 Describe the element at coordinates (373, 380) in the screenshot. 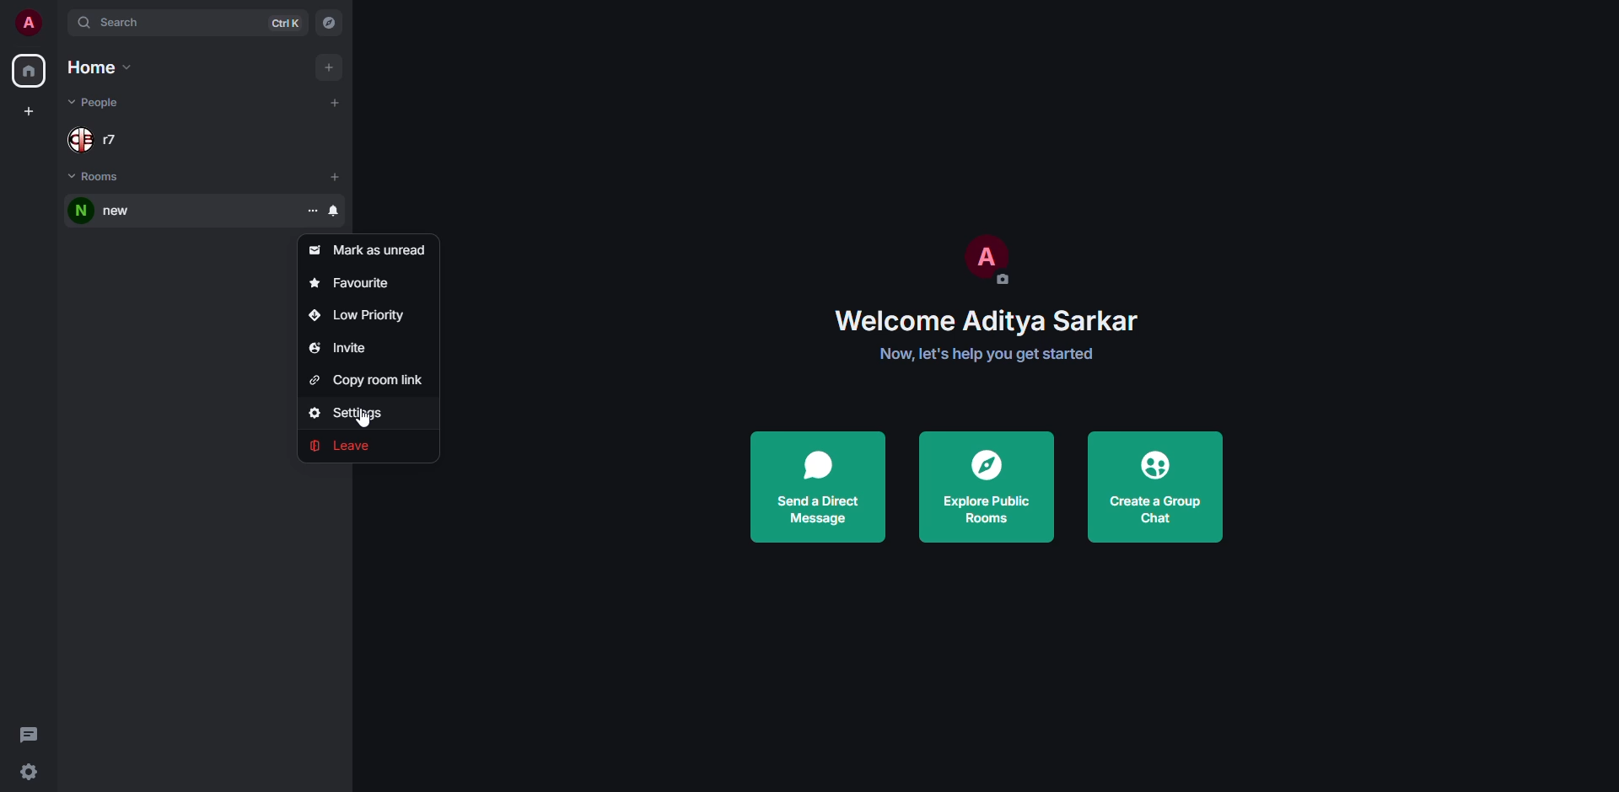

I see `copy room link` at that location.